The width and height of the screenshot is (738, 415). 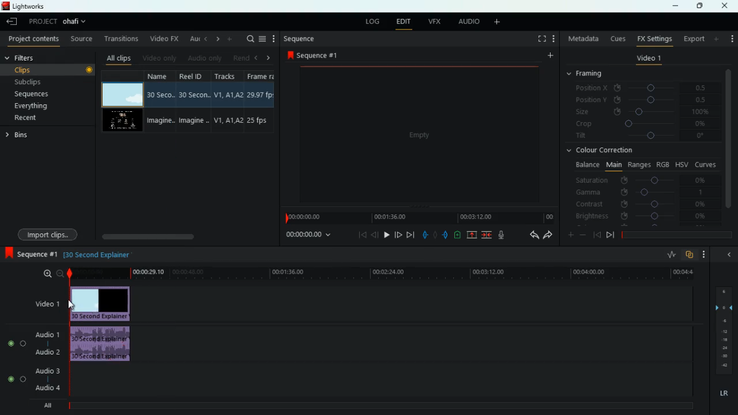 I want to click on timeline, so click(x=418, y=217).